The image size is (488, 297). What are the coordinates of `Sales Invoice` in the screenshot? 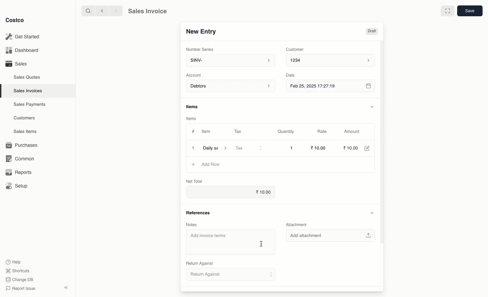 It's located at (149, 11).